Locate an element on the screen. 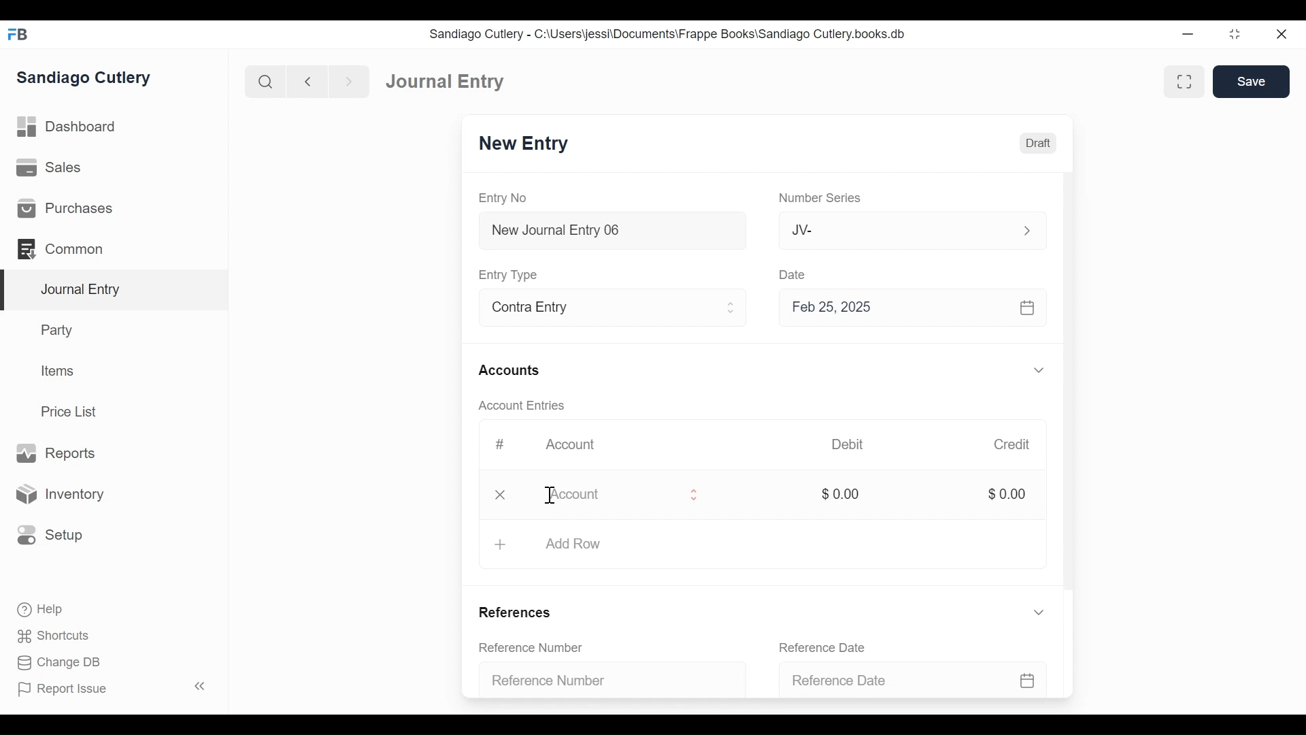 The height and width of the screenshot is (735, 1306). Inventory is located at coordinates (58, 495).